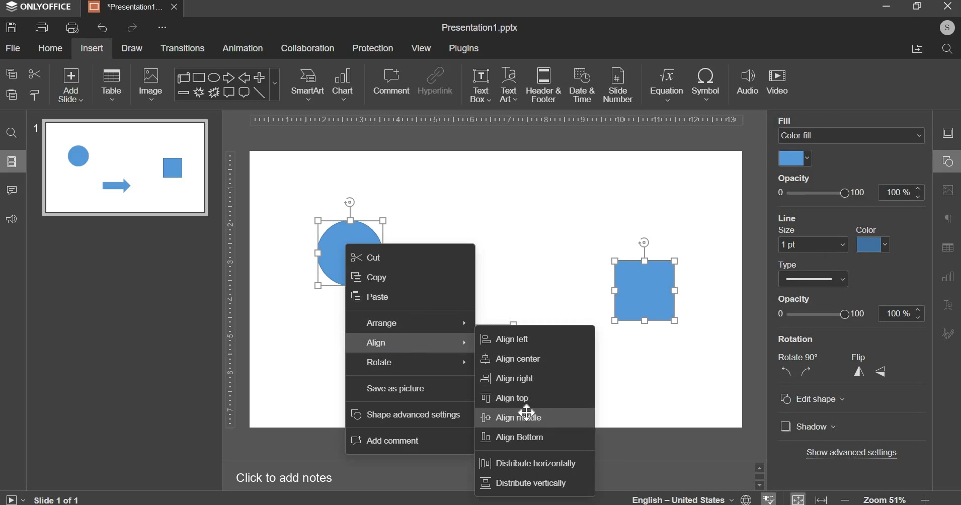 This screenshot has width=961, height=505. What do you see at coordinates (284, 477) in the screenshot?
I see `Click to add notes` at bounding box center [284, 477].